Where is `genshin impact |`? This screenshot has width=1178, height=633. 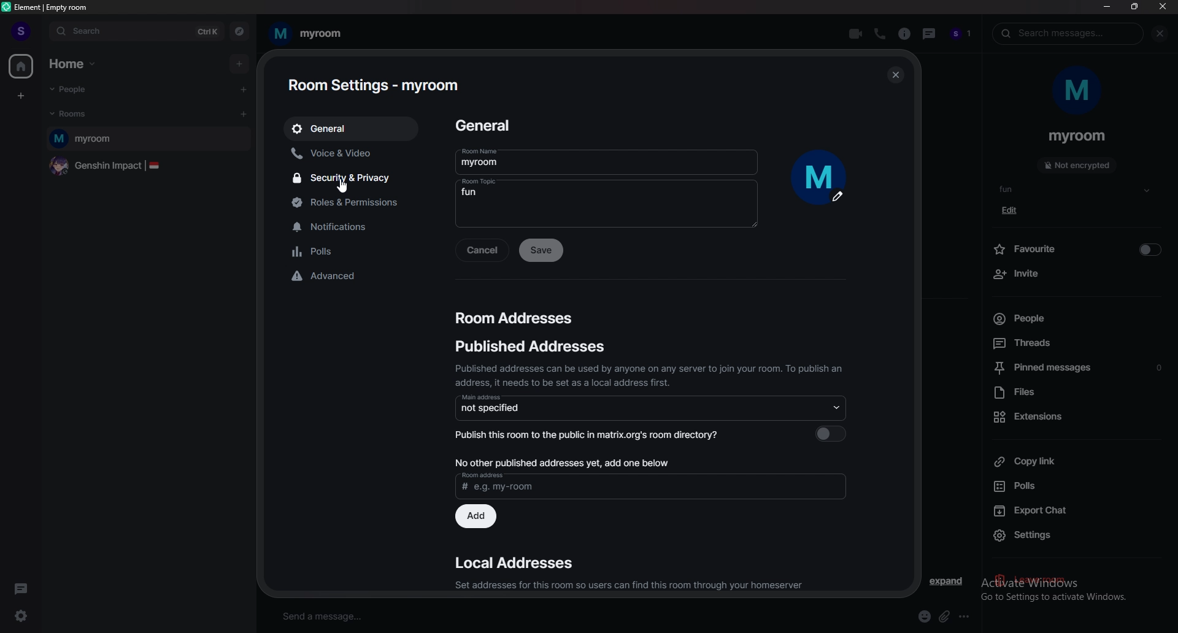 genshin impact | is located at coordinates (147, 167).